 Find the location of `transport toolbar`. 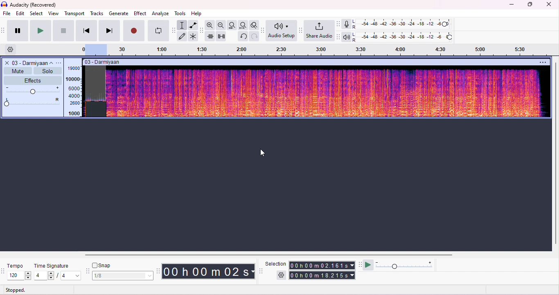

transport toolbar is located at coordinates (4, 31).